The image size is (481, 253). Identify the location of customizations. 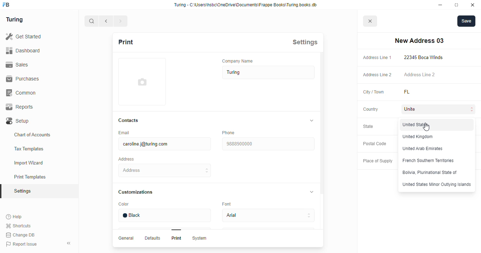
(135, 192).